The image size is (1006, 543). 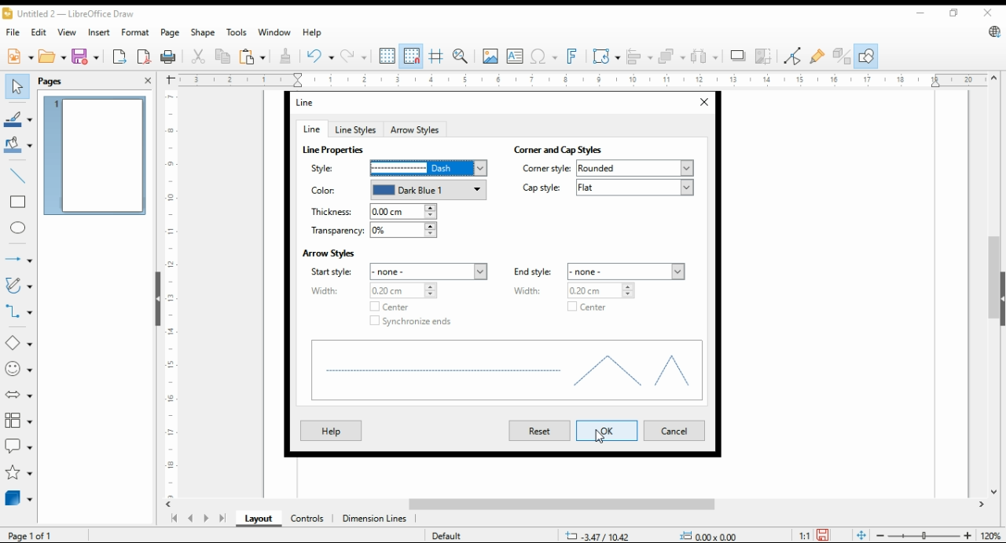 What do you see at coordinates (18, 118) in the screenshot?
I see `line color` at bounding box center [18, 118].